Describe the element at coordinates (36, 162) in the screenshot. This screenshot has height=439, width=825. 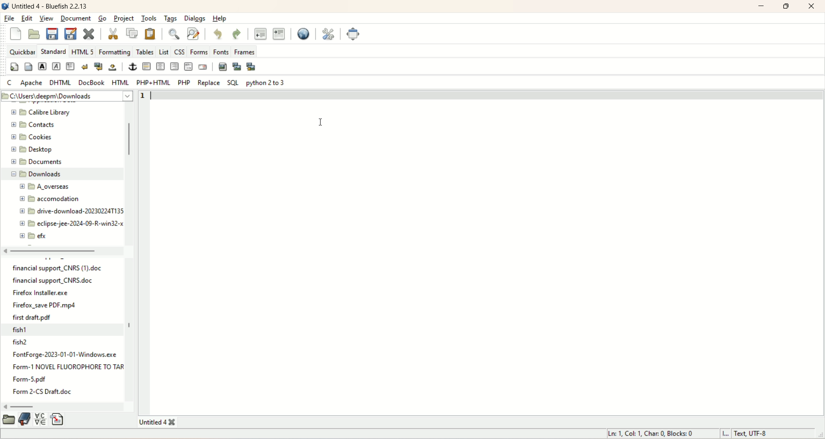
I see `documents` at that location.